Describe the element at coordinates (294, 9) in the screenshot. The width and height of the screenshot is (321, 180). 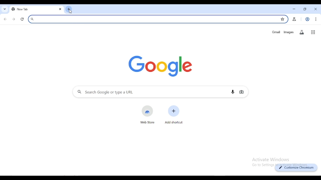
I see `minimize` at that location.